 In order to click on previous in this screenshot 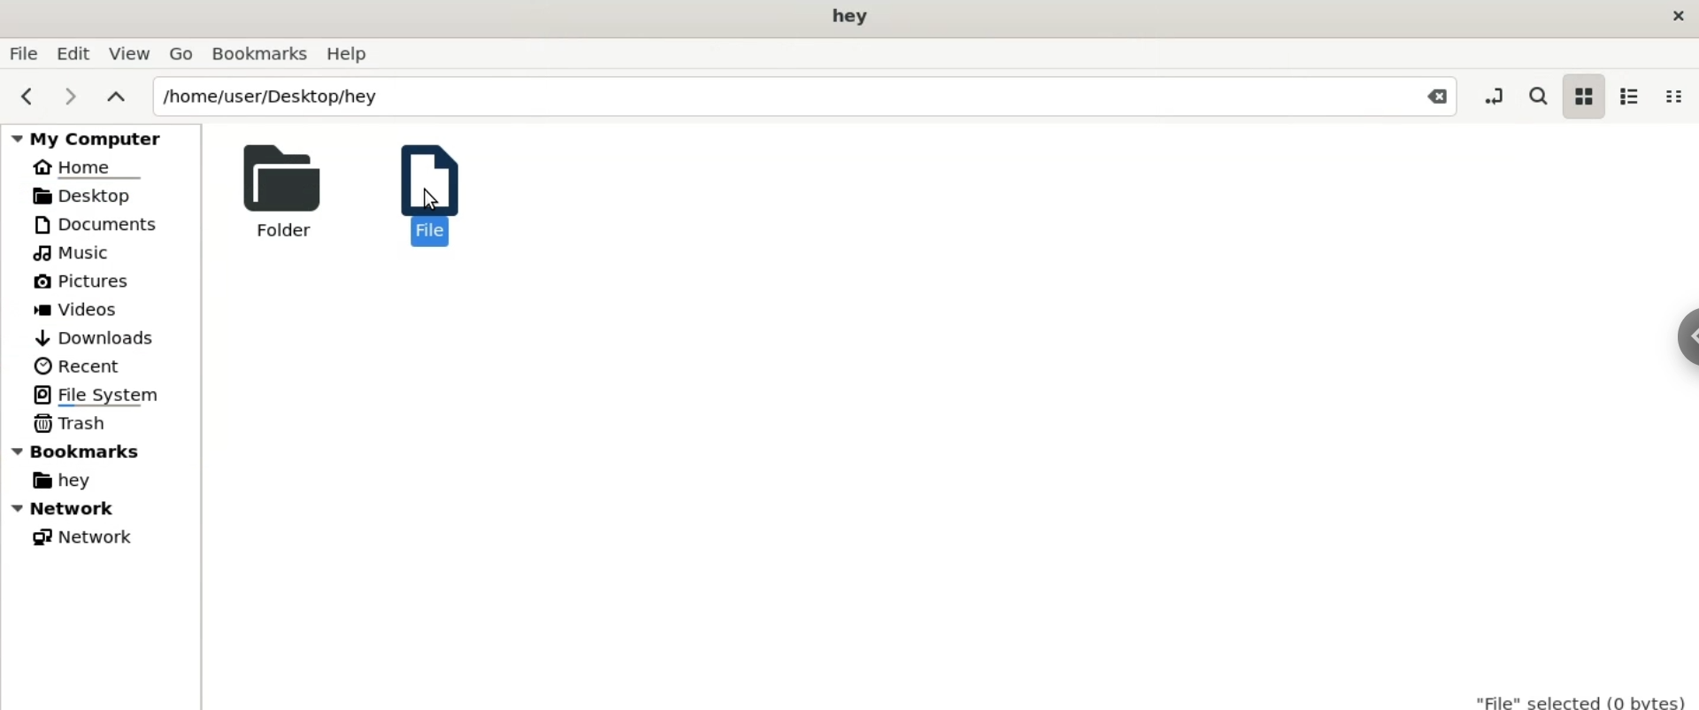, I will do `click(23, 96)`.